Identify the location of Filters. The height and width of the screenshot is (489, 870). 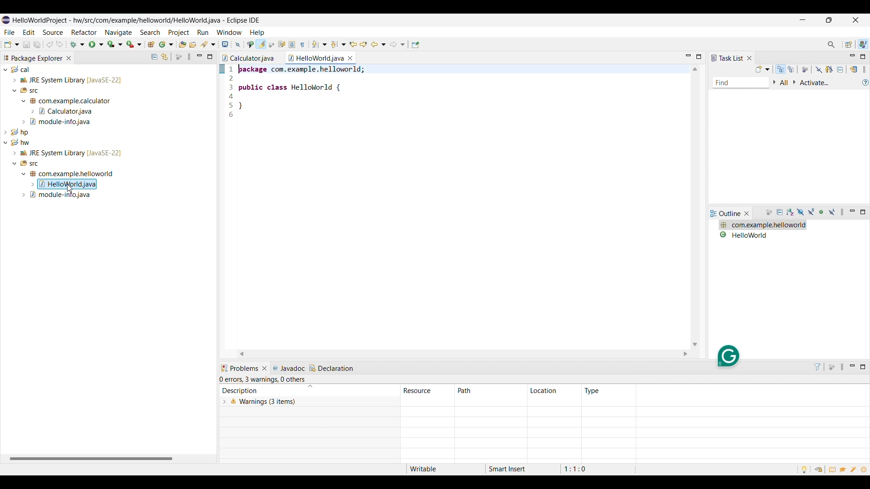
(817, 367).